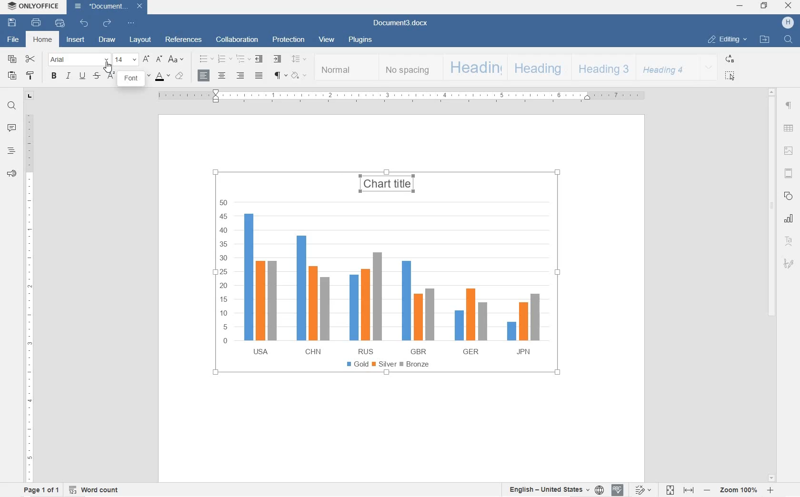 Image resolution: width=800 pixels, height=497 pixels. I want to click on PROTECTION, so click(287, 40).